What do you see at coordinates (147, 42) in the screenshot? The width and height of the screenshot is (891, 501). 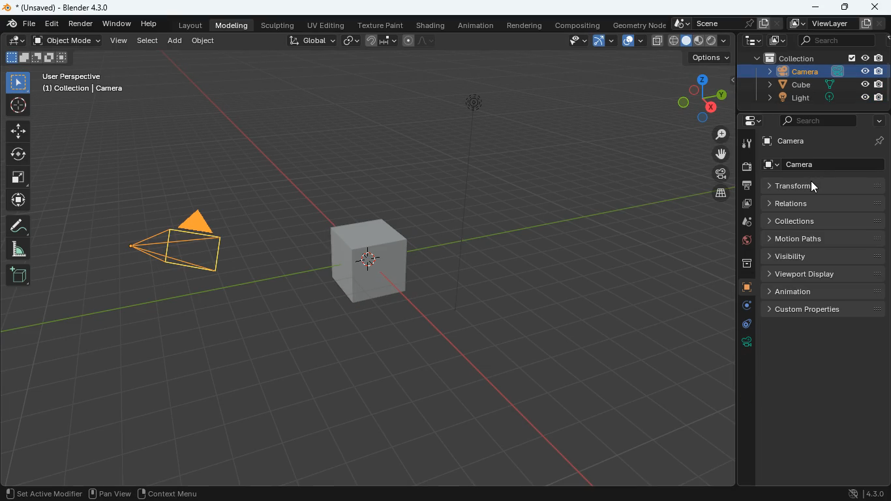 I see `select` at bounding box center [147, 42].